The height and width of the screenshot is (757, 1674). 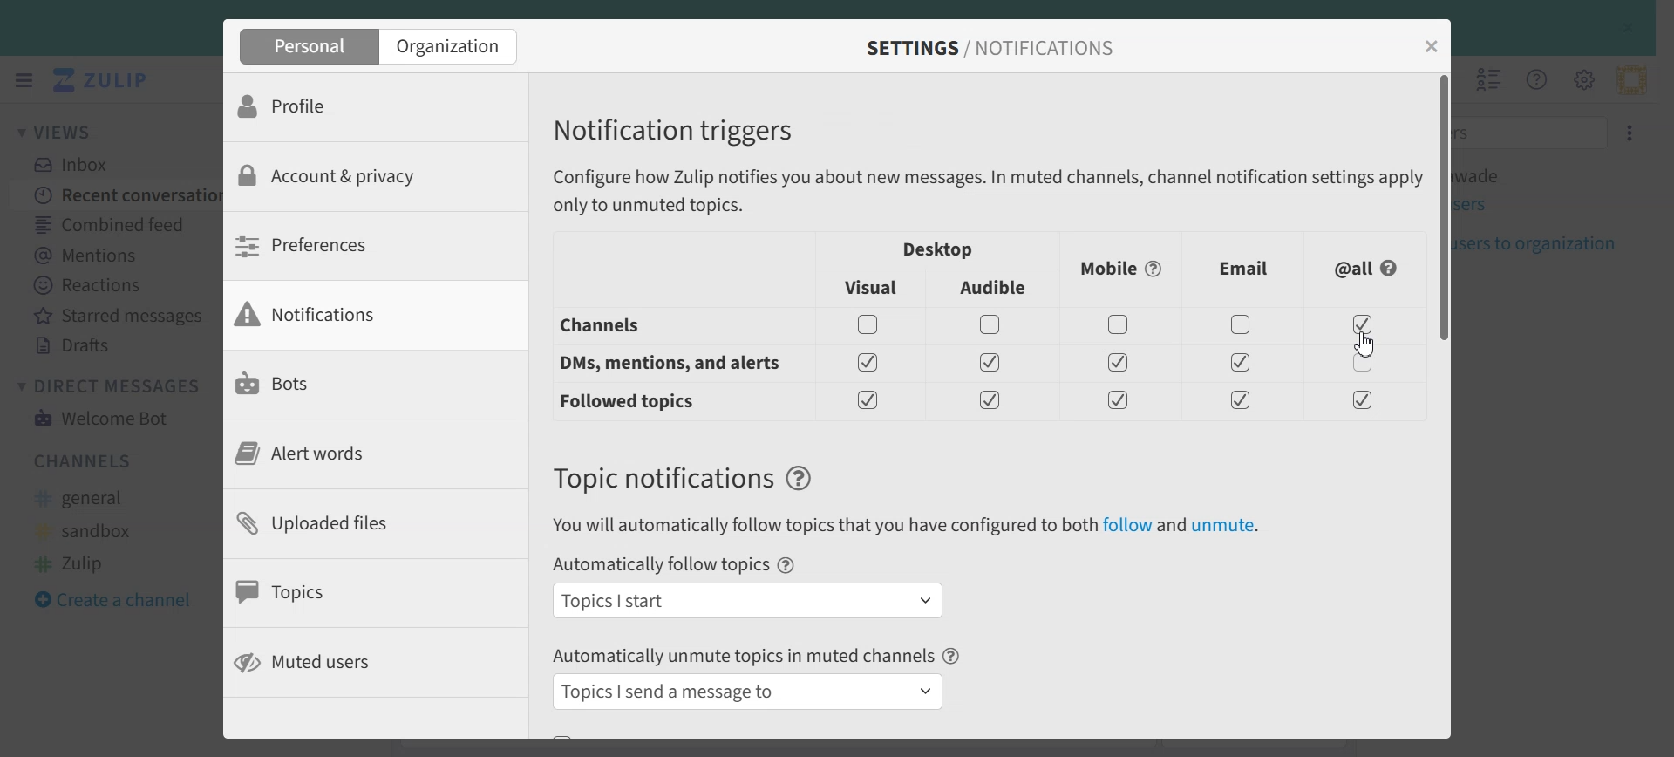 I want to click on Muted users, so click(x=347, y=663).